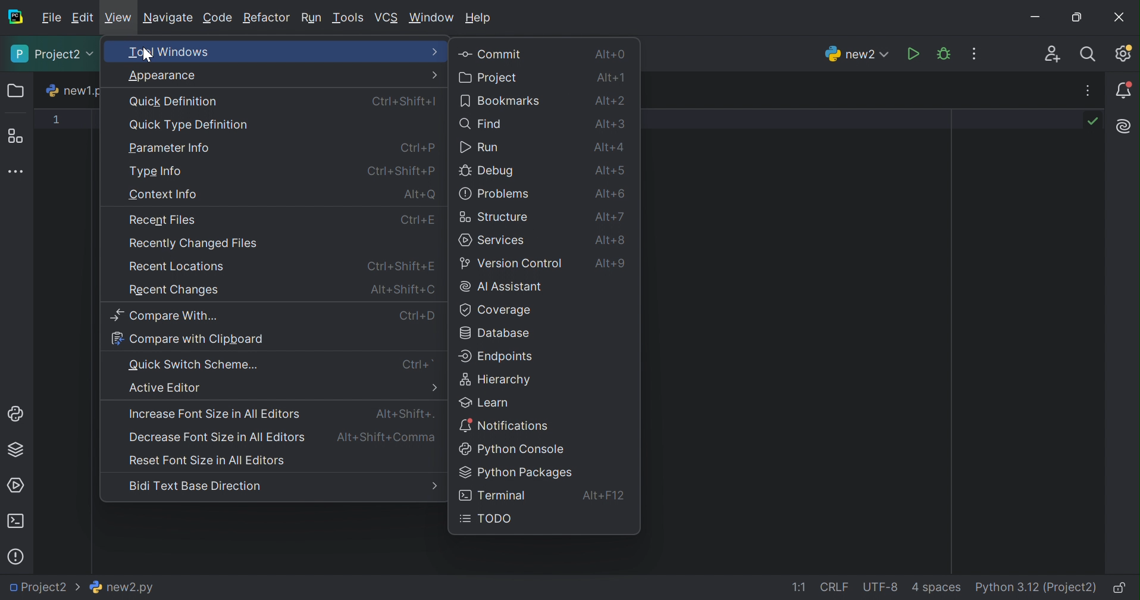 This screenshot has width=1140, height=600. Describe the element at coordinates (401, 265) in the screenshot. I see `Ctrl+Shift+P` at that location.